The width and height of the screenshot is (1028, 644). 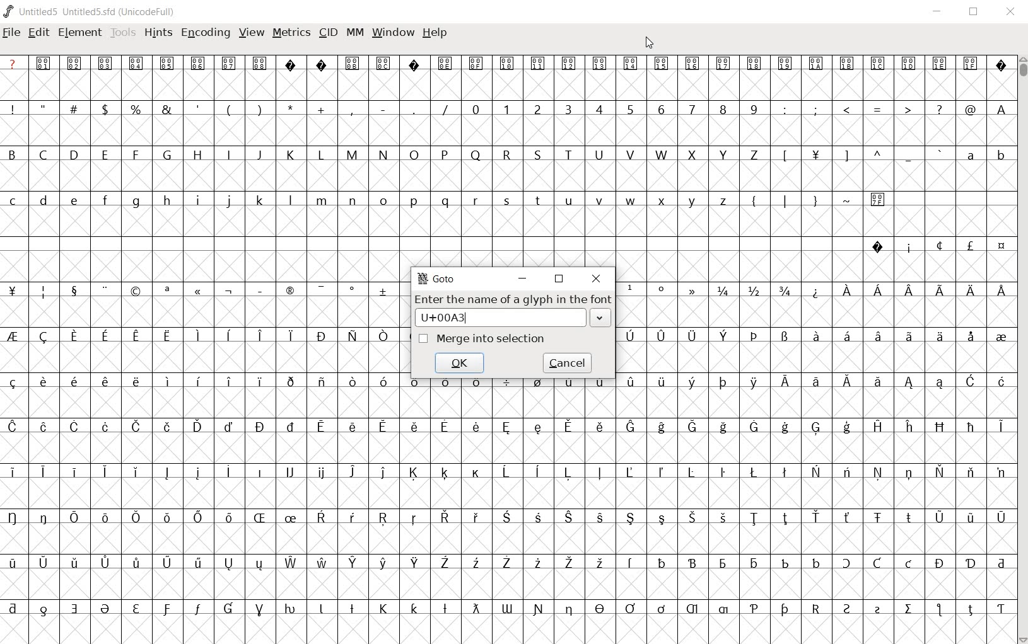 I want to click on Symbol, so click(x=291, y=425).